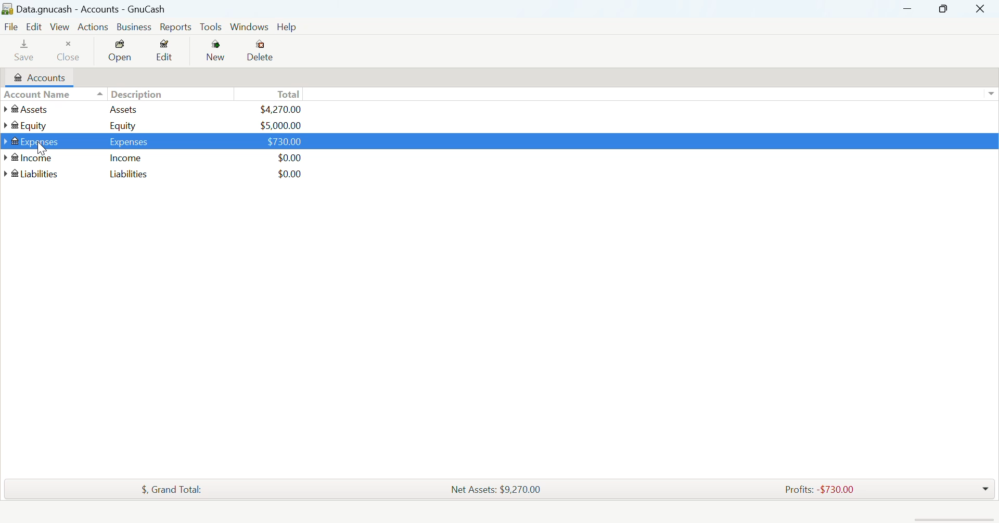  What do you see at coordinates (157, 110) in the screenshot?
I see `Assets Account` at bounding box center [157, 110].